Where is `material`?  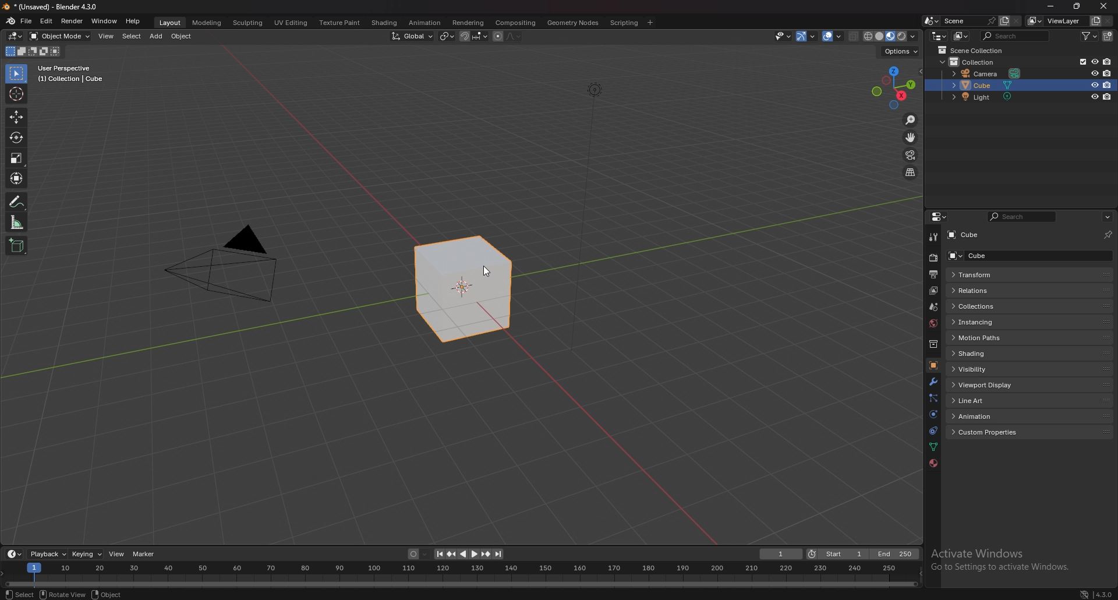
material is located at coordinates (932, 464).